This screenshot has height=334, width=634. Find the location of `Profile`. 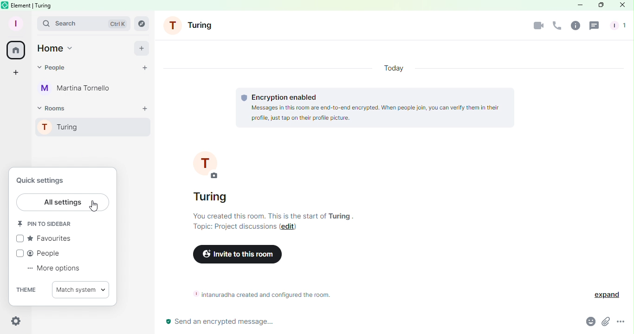

Profile is located at coordinates (15, 24).